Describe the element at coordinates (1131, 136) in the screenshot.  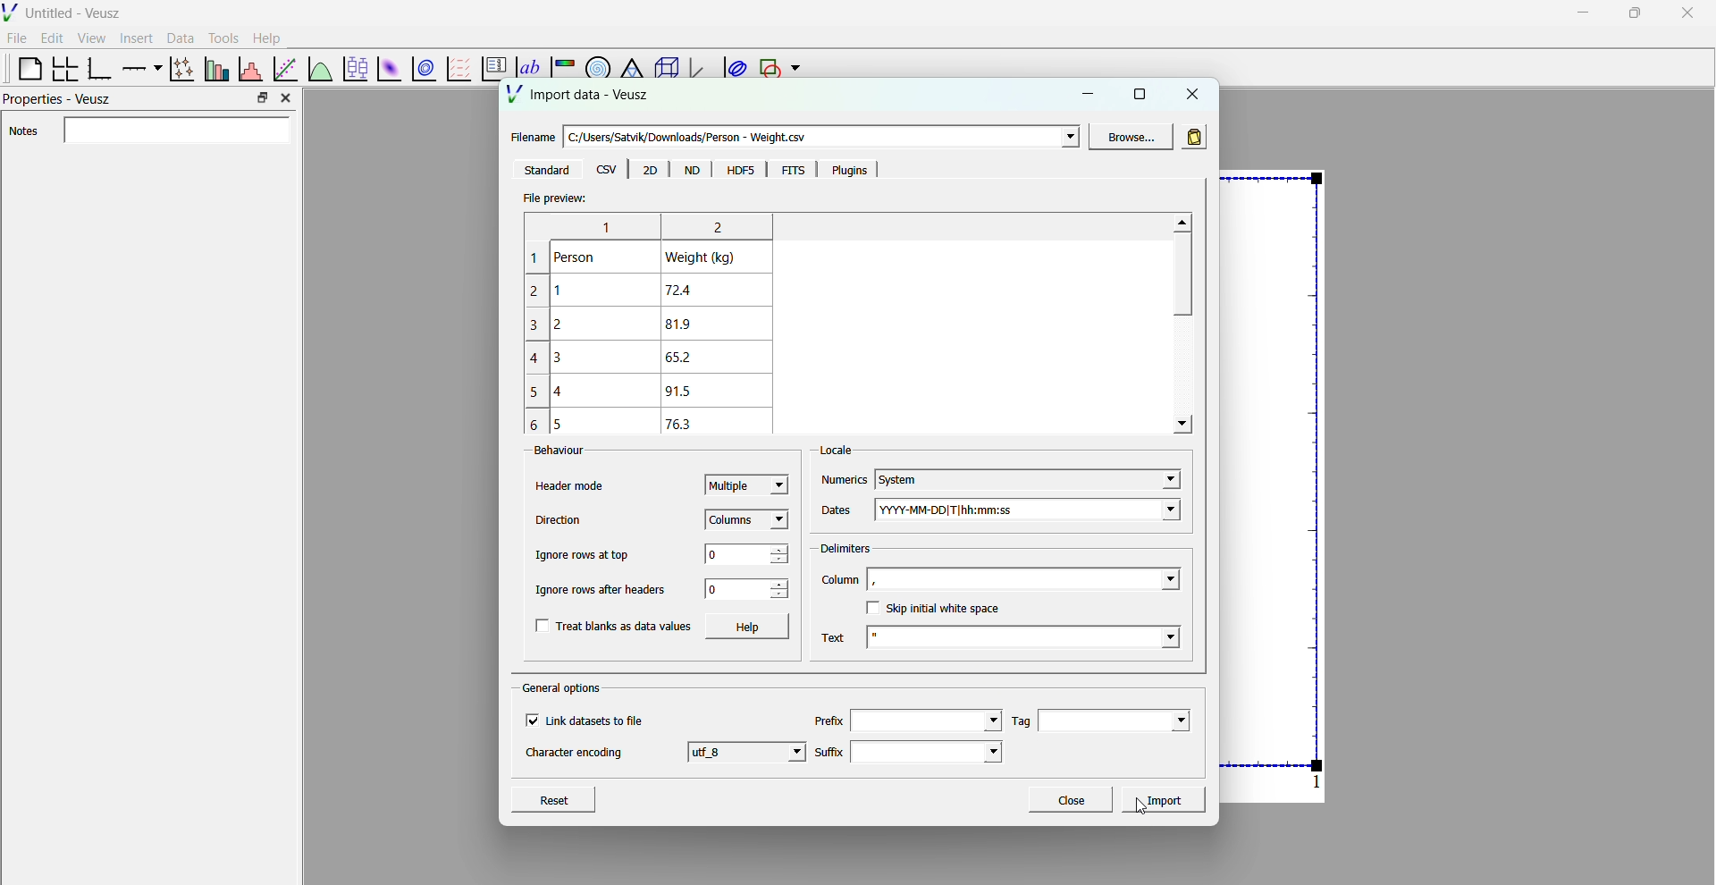
I see `Browse` at that location.